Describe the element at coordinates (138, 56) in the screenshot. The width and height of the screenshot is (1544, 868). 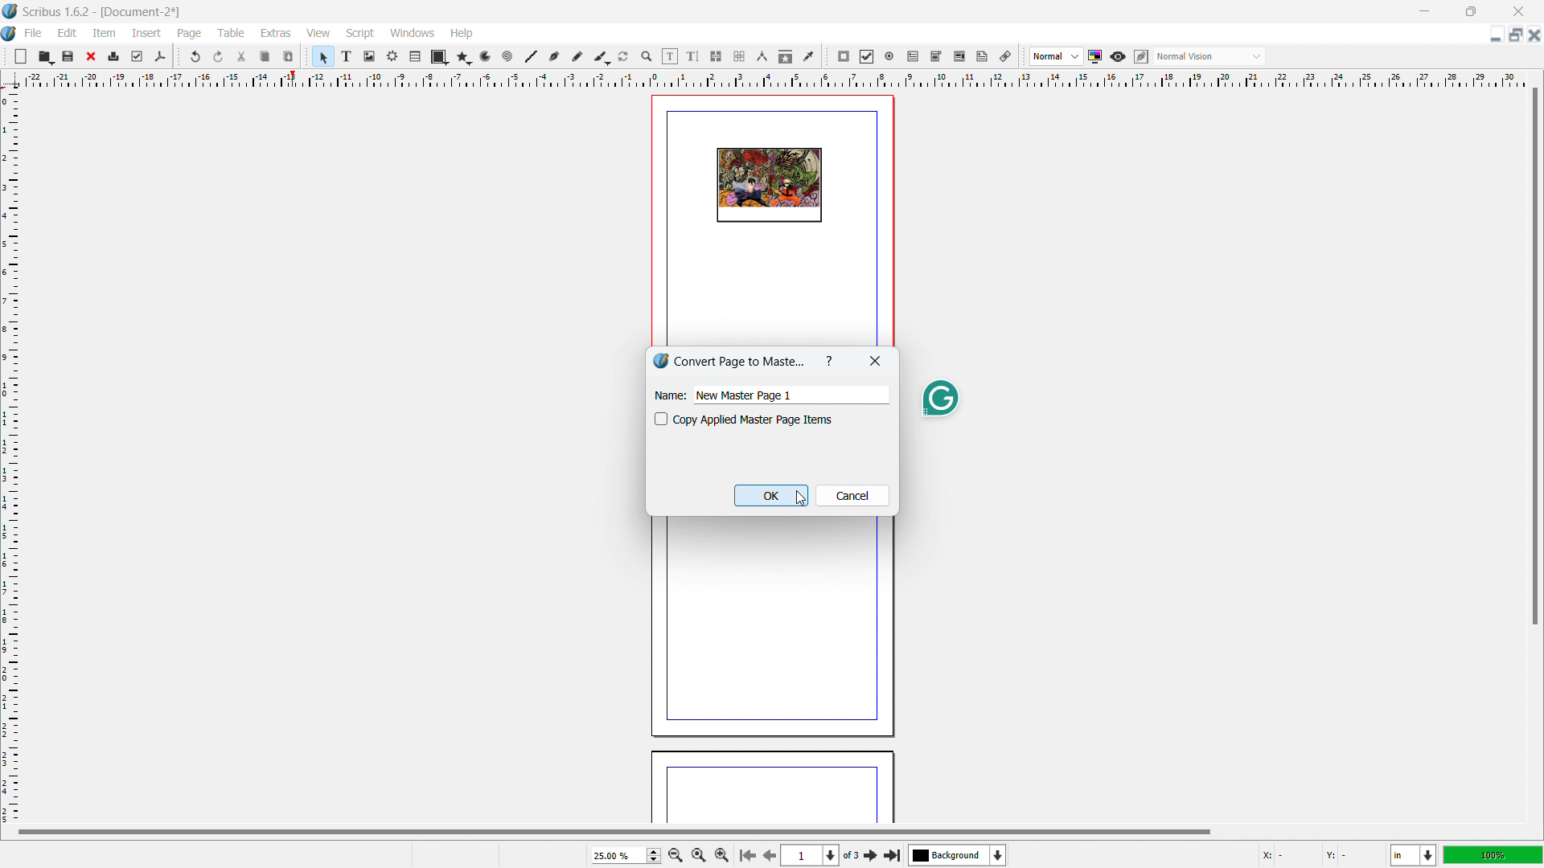
I see `preflight checkbox` at that location.